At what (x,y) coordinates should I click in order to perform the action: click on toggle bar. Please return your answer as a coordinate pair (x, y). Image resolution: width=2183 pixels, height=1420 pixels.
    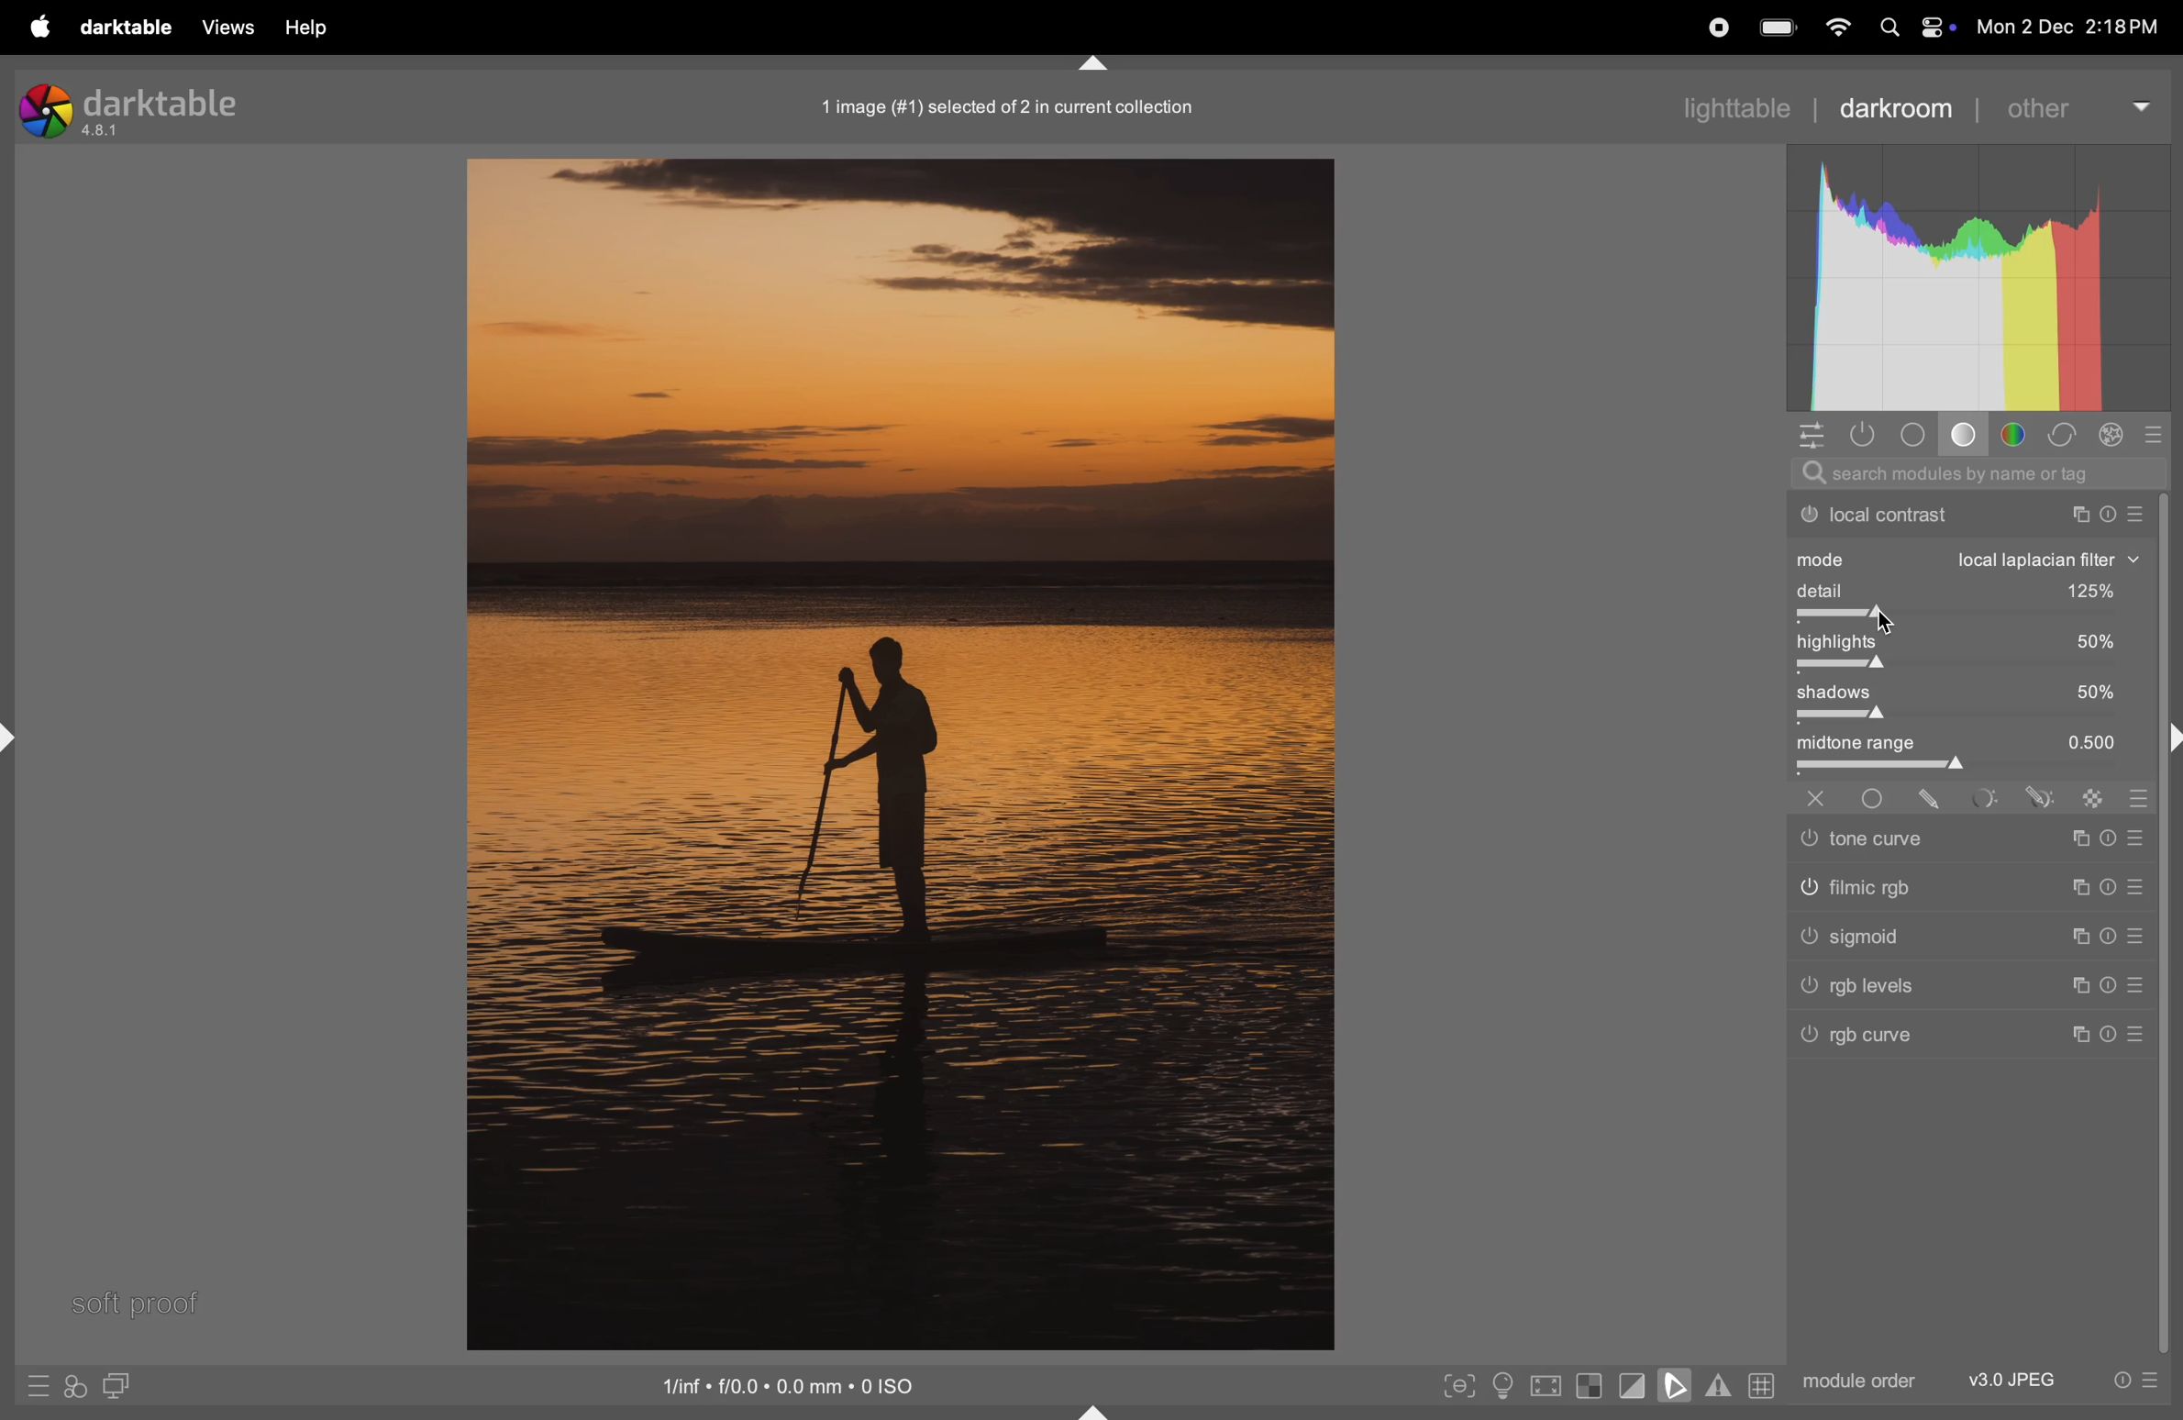
    Looking at the image, I should click on (1966, 717).